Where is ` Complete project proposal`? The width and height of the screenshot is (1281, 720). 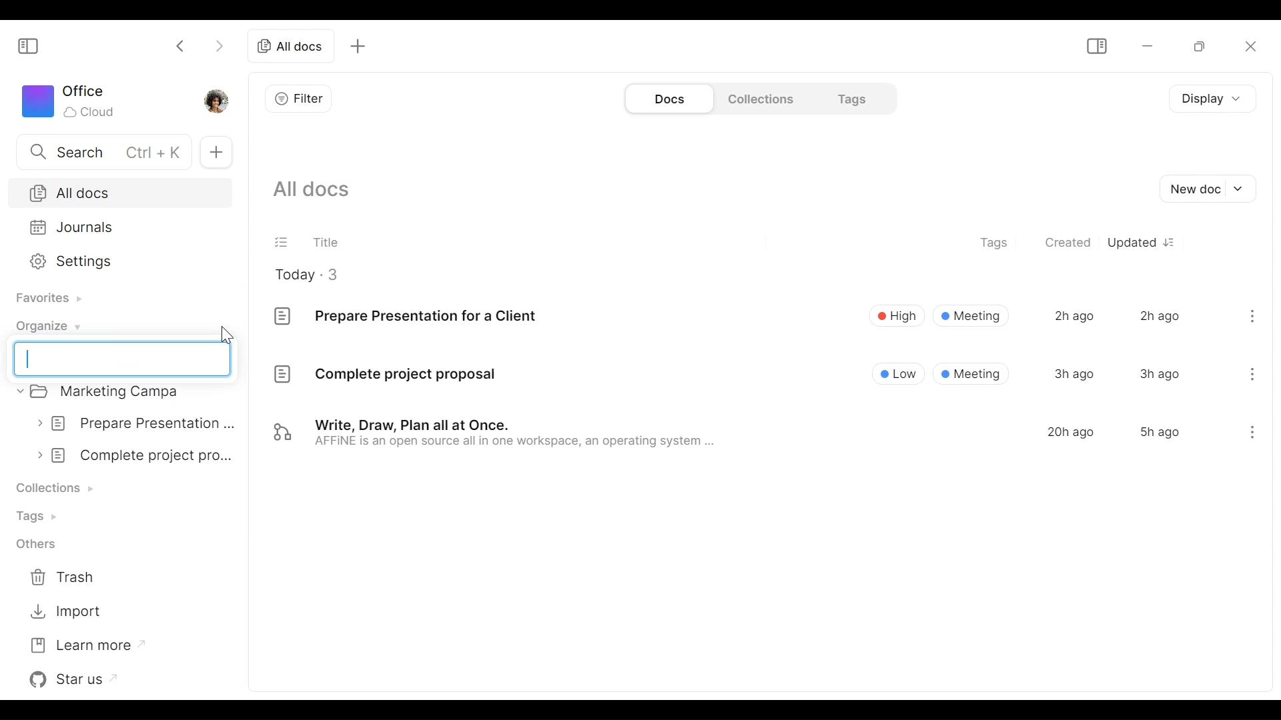
 Complete project proposal is located at coordinates (384, 377).